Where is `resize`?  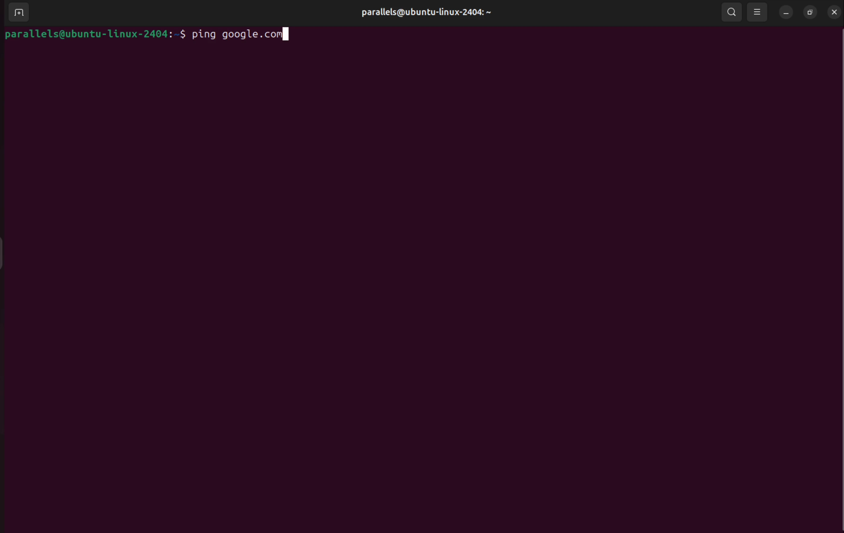
resize is located at coordinates (808, 12).